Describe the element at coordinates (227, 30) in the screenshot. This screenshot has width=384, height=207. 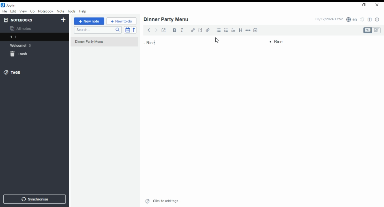
I see `numbered list` at that location.